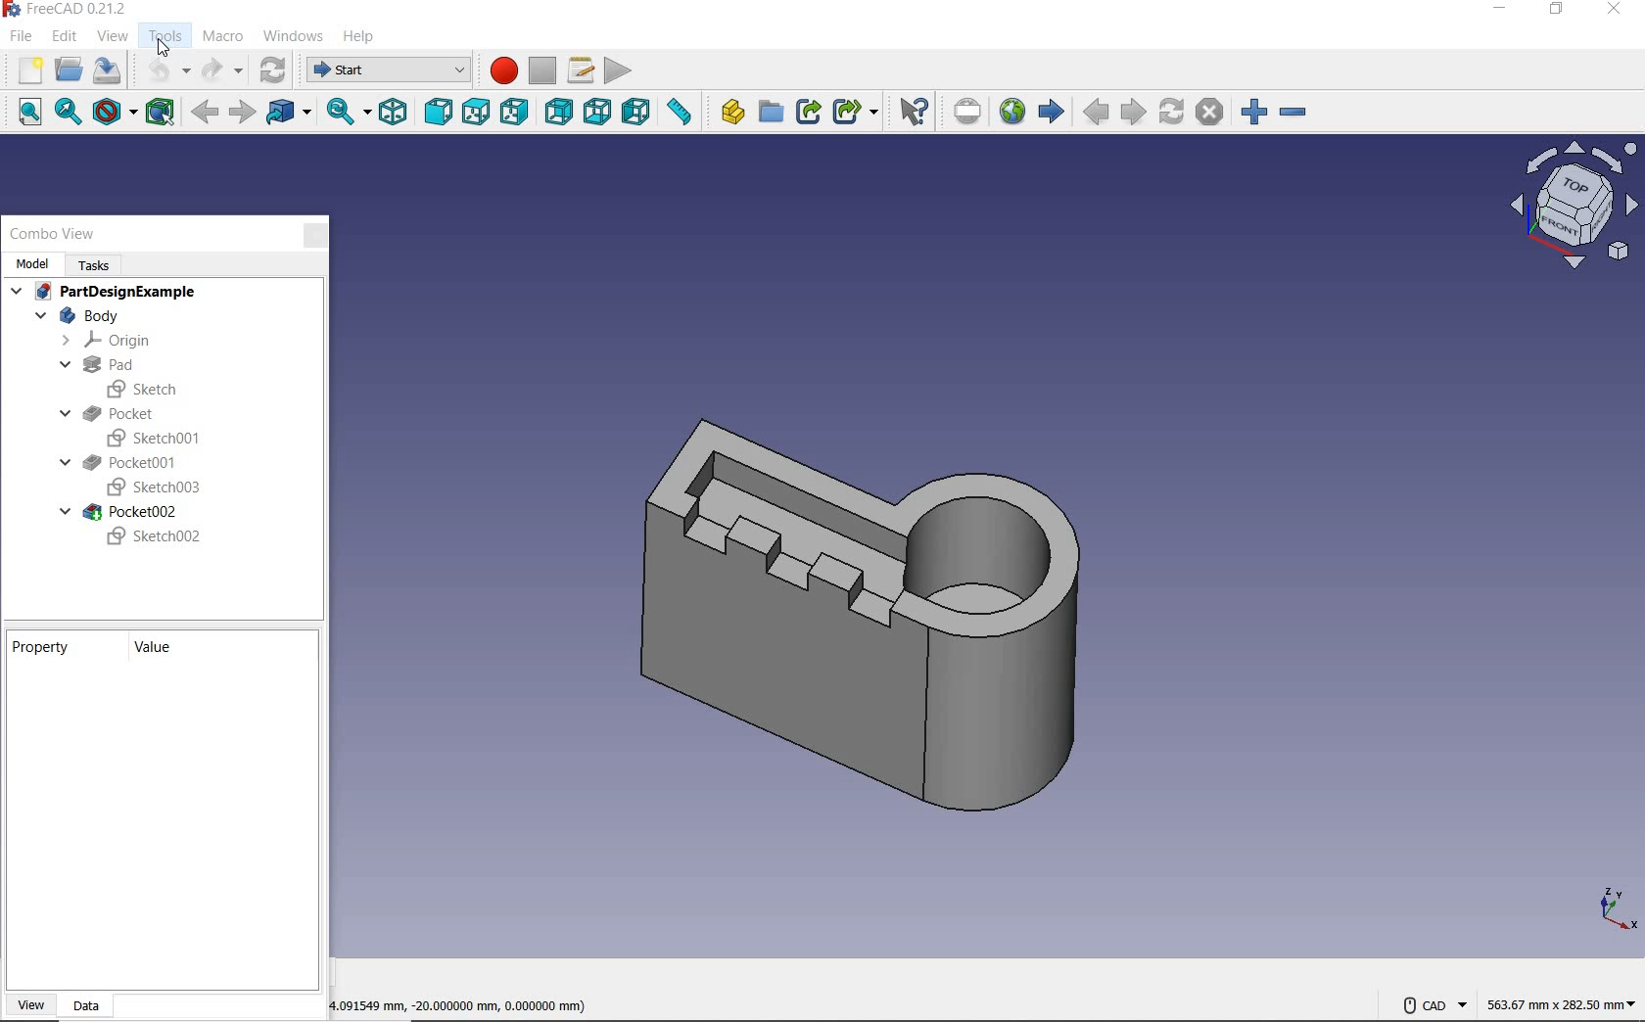 Image resolution: width=1645 pixels, height=1022 pixels. What do you see at coordinates (1572, 205) in the screenshot?
I see `Workbench view` at bounding box center [1572, 205].